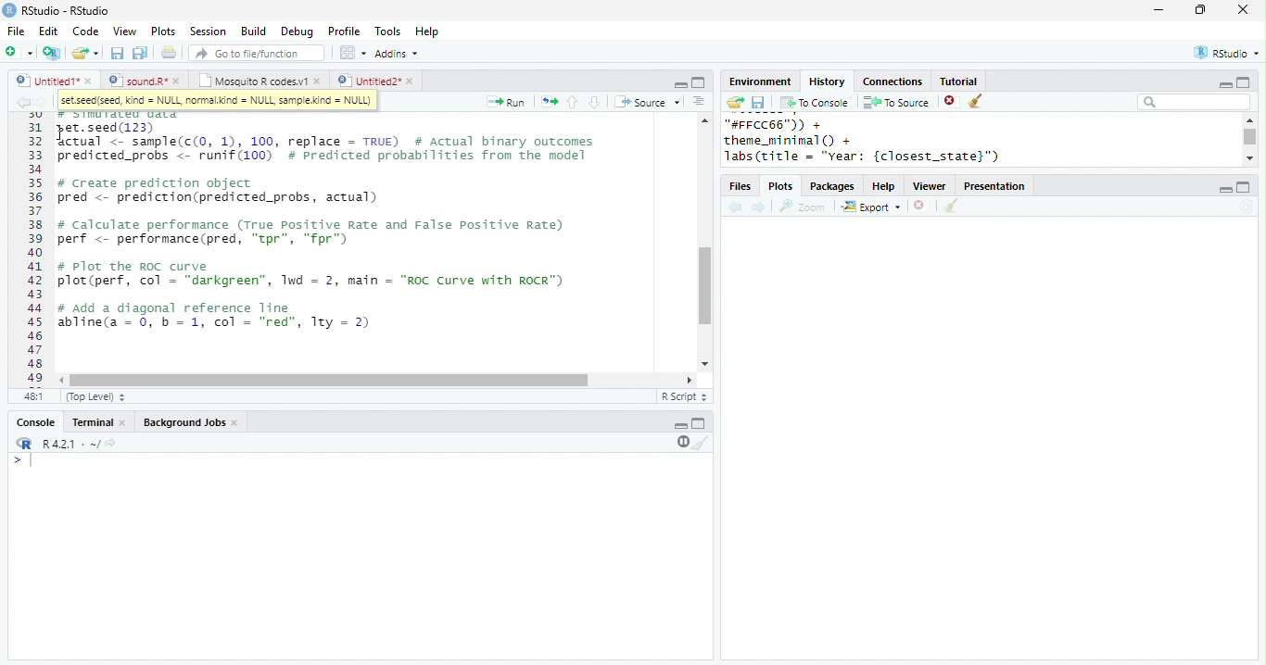 The width and height of the screenshot is (1266, 665). What do you see at coordinates (33, 395) in the screenshot?
I see `48:1` at bounding box center [33, 395].